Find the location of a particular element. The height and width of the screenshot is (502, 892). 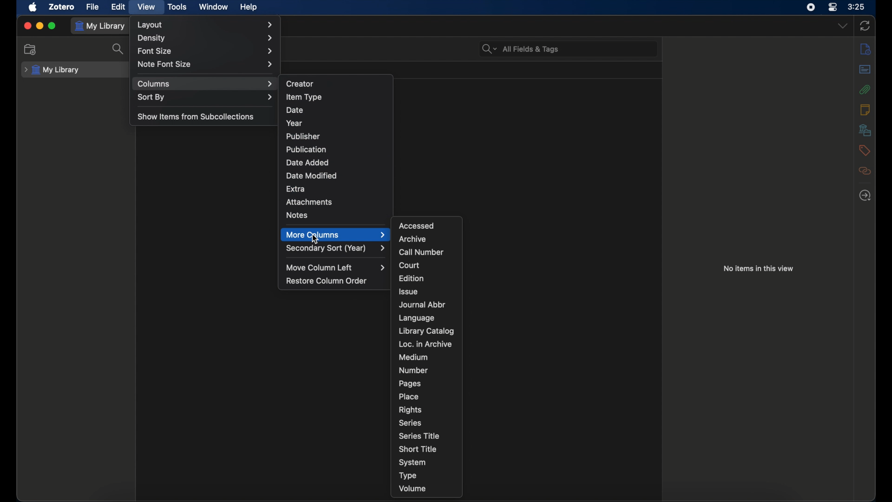

language is located at coordinates (417, 318).